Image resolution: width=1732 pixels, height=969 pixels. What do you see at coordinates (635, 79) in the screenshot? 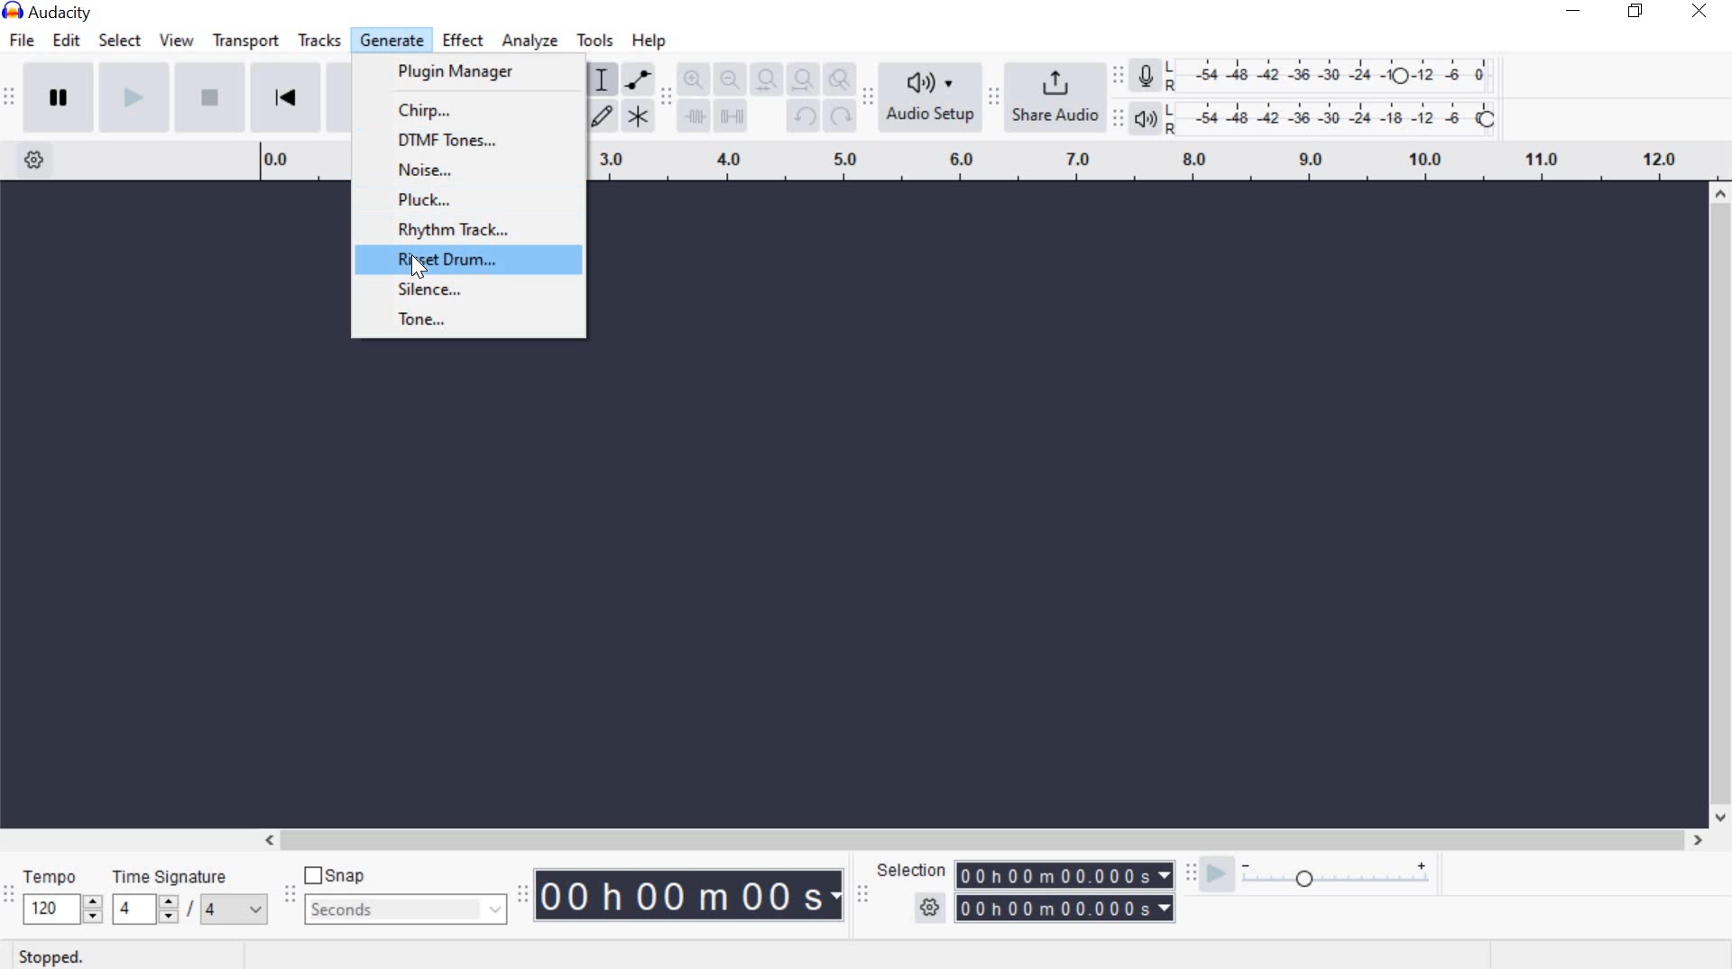
I see `Envelope tool` at bounding box center [635, 79].